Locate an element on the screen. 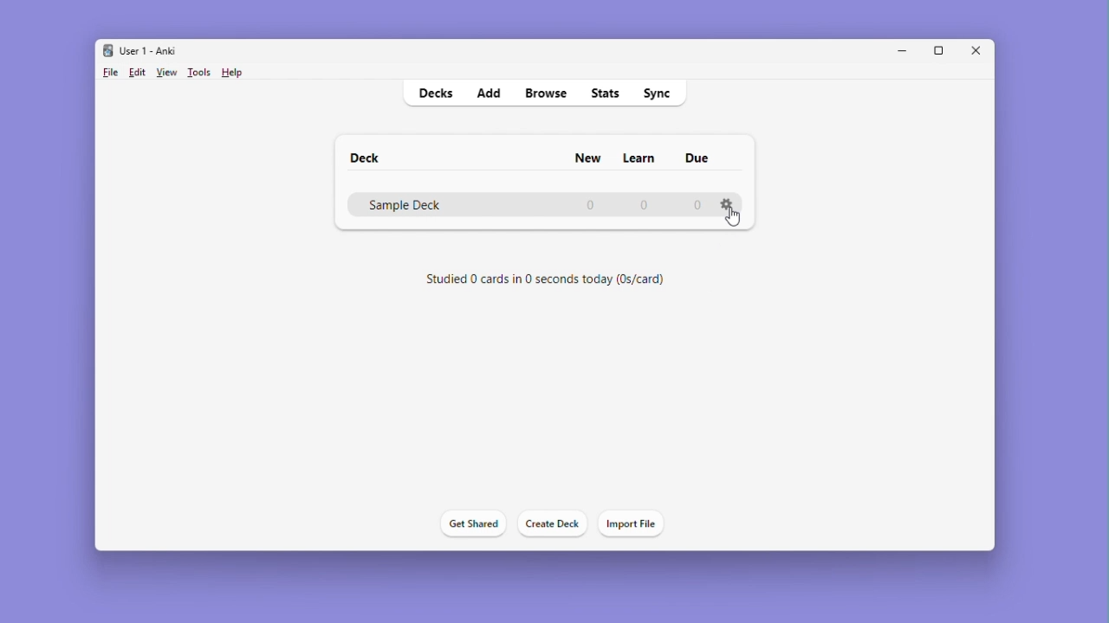 The width and height of the screenshot is (1109, 623). Learn  is located at coordinates (638, 158).